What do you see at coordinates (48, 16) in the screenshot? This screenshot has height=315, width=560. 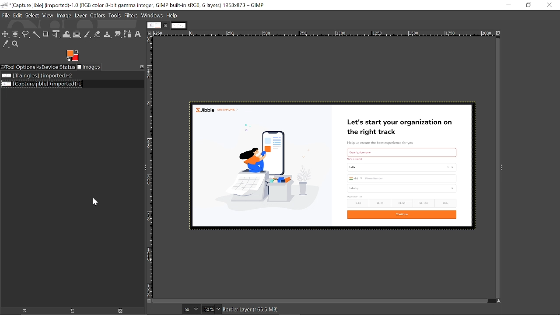 I see `View` at bounding box center [48, 16].